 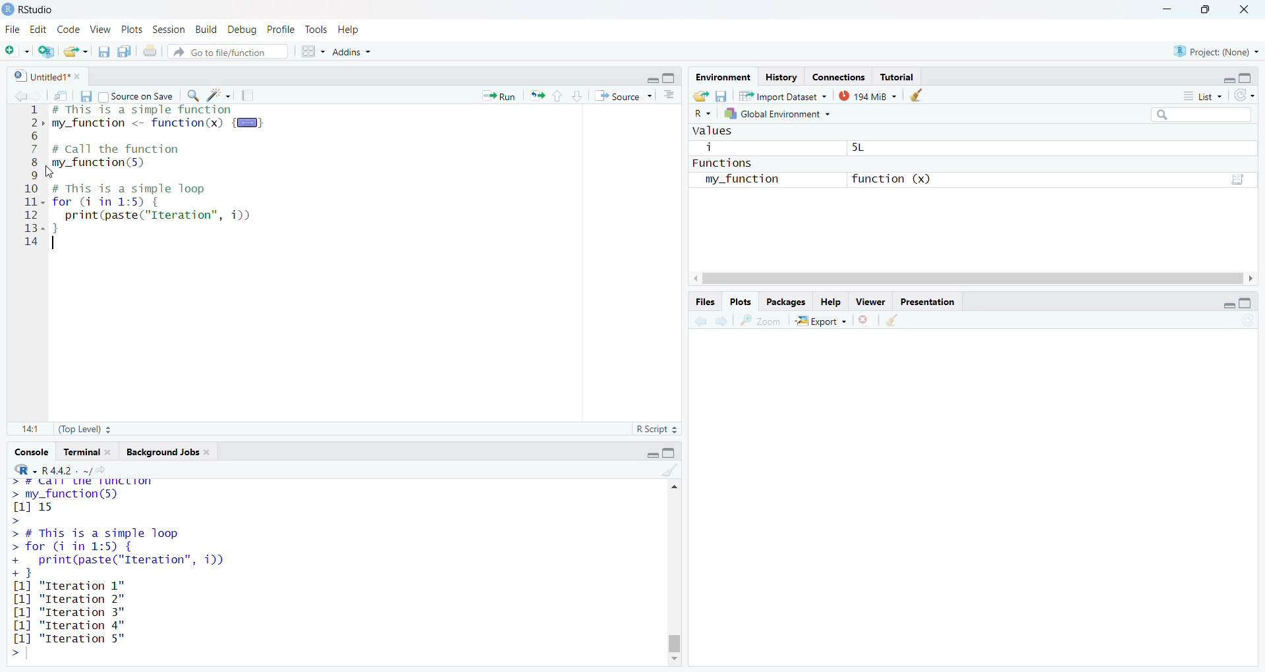 I want to click on debug, so click(x=242, y=28).